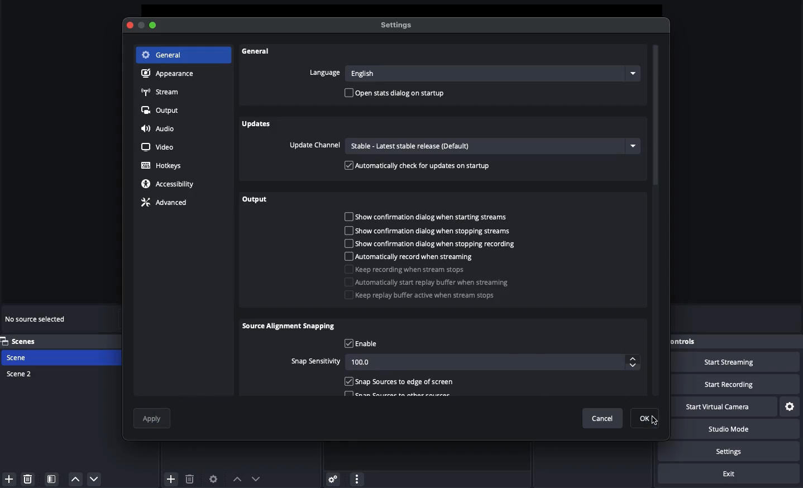 This screenshot has height=488, width=803. I want to click on Move up, so click(75, 480).